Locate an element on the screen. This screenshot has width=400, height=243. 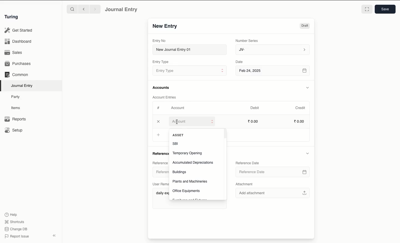
Feb 24, 2025 is located at coordinates (273, 71).